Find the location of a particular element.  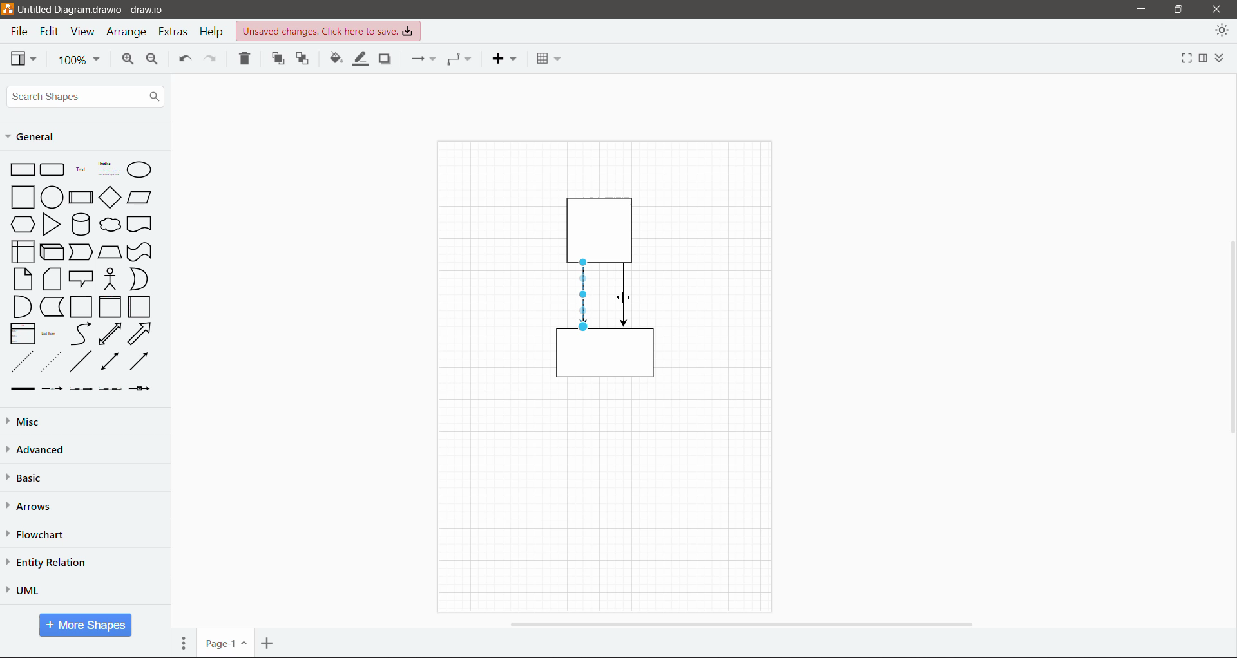

Line Color is located at coordinates (358, 61).